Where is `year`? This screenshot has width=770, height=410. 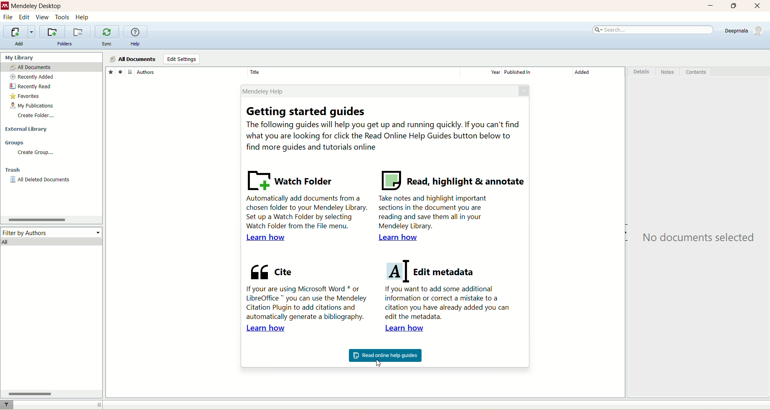 year is located at coordinates (482, 72).